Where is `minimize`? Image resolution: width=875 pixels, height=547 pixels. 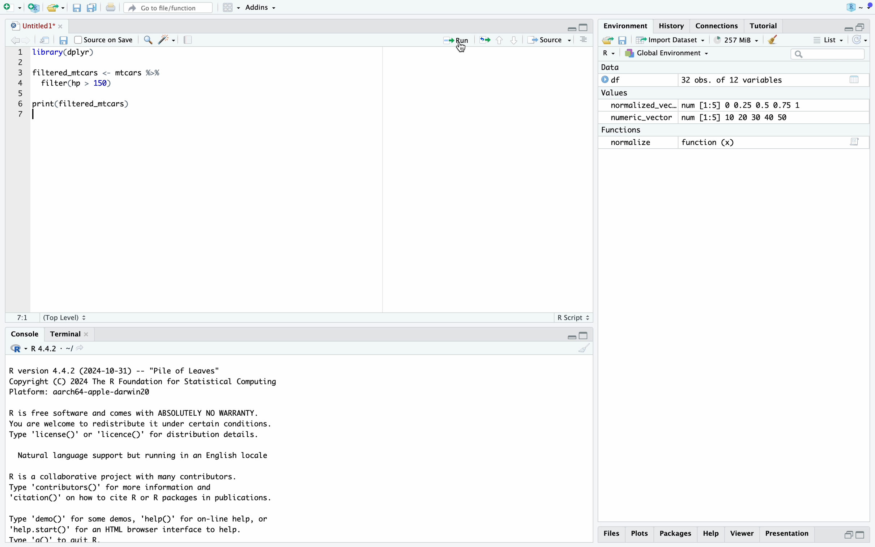
minimize is located at coordinates (848, 535).